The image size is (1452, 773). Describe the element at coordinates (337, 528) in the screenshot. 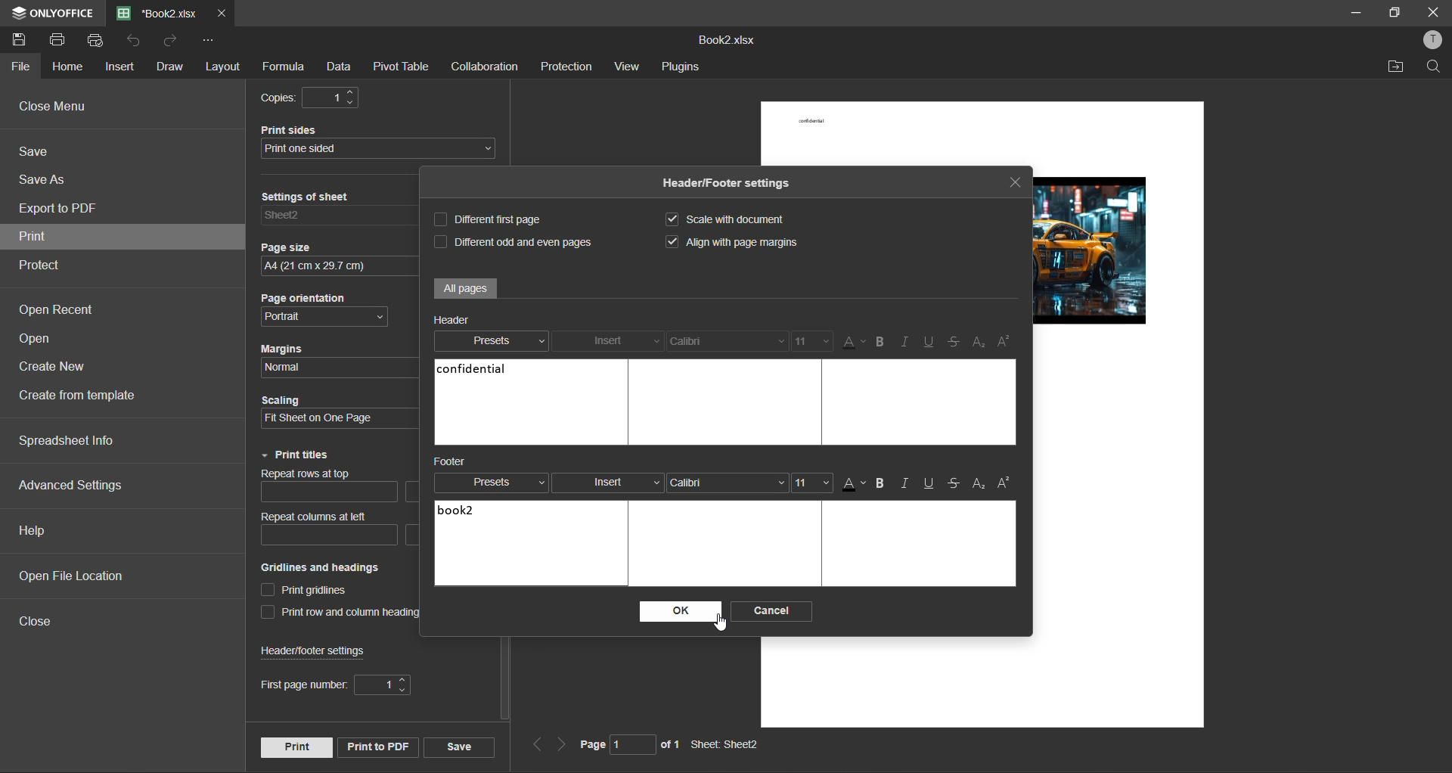

I see `repeat columns at left` at that location.